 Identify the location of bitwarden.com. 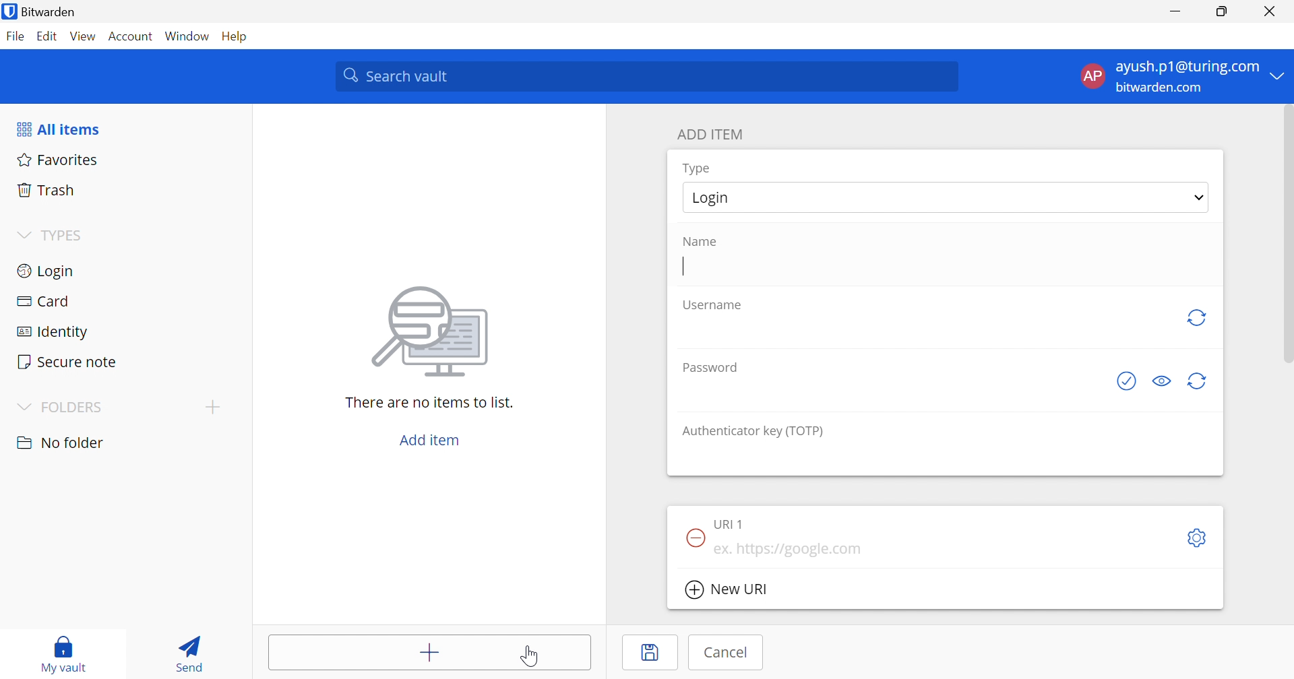
(1162, 88).